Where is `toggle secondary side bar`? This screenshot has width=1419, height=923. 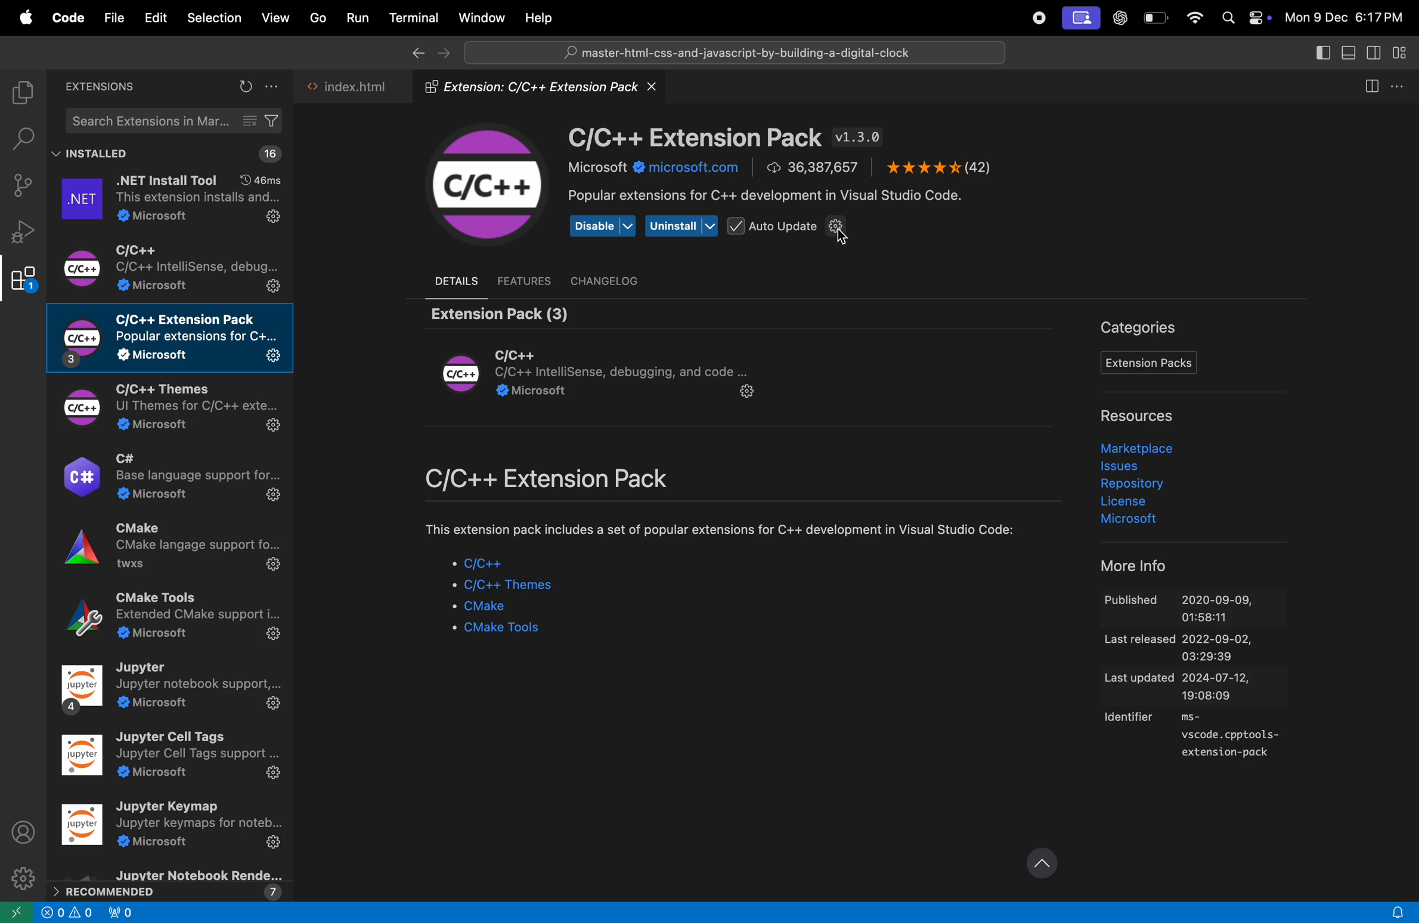
toggle secondary side bar is located at coordinates (1373, 52).